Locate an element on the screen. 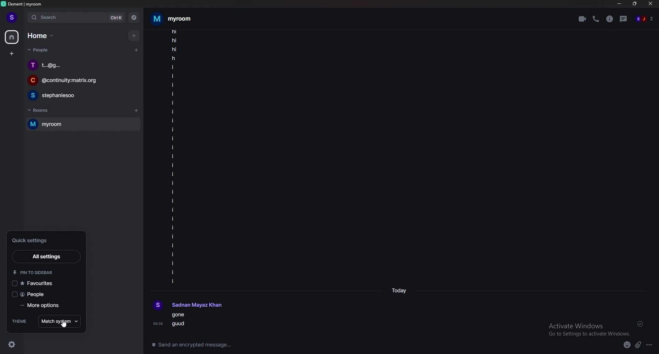  voice call is located at coordinates (596, 19).